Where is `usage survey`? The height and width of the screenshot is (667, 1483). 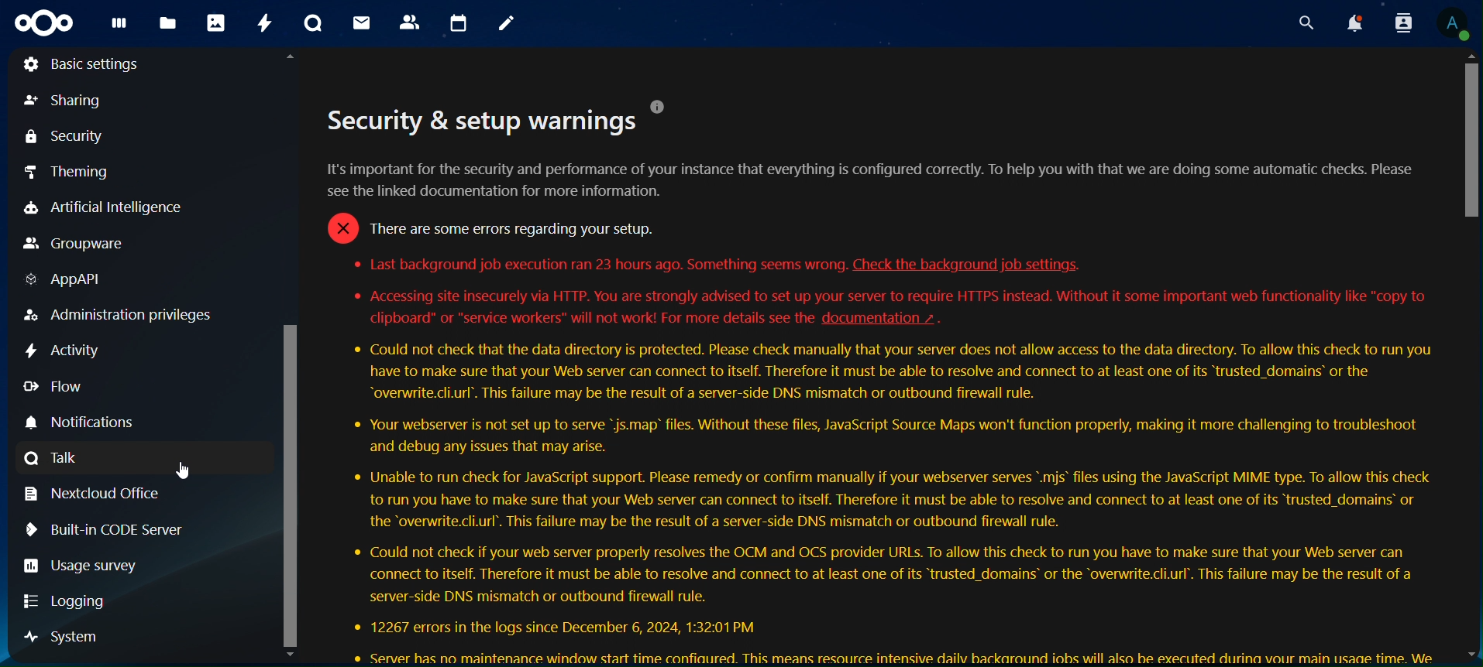
usage survey is located at coordinates (84, 566).